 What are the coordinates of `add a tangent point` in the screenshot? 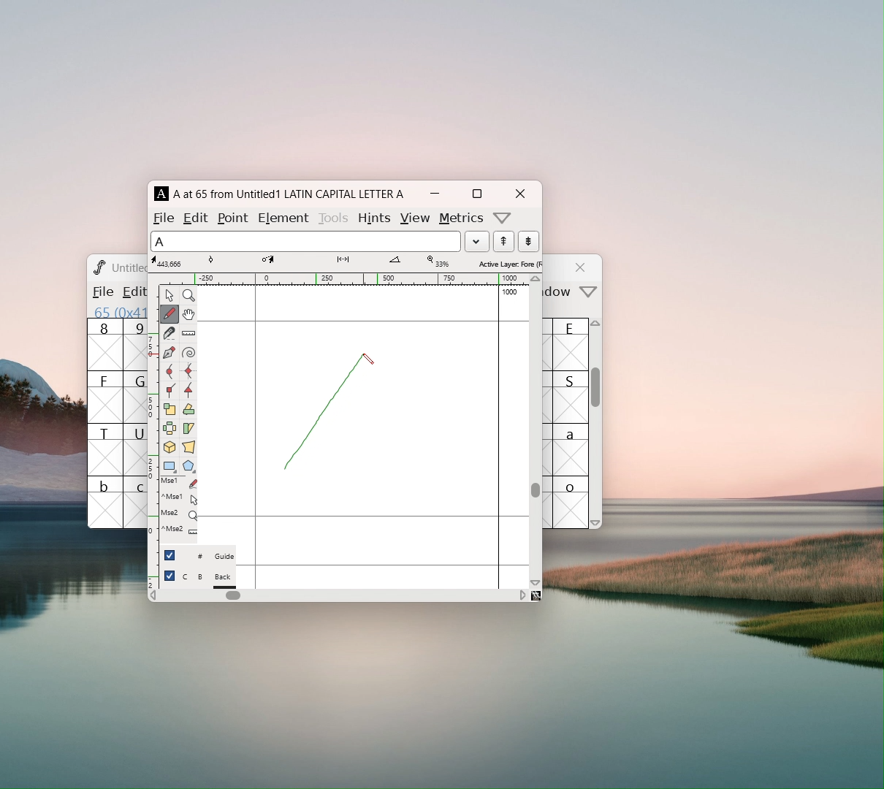 It's located at (188, 390).